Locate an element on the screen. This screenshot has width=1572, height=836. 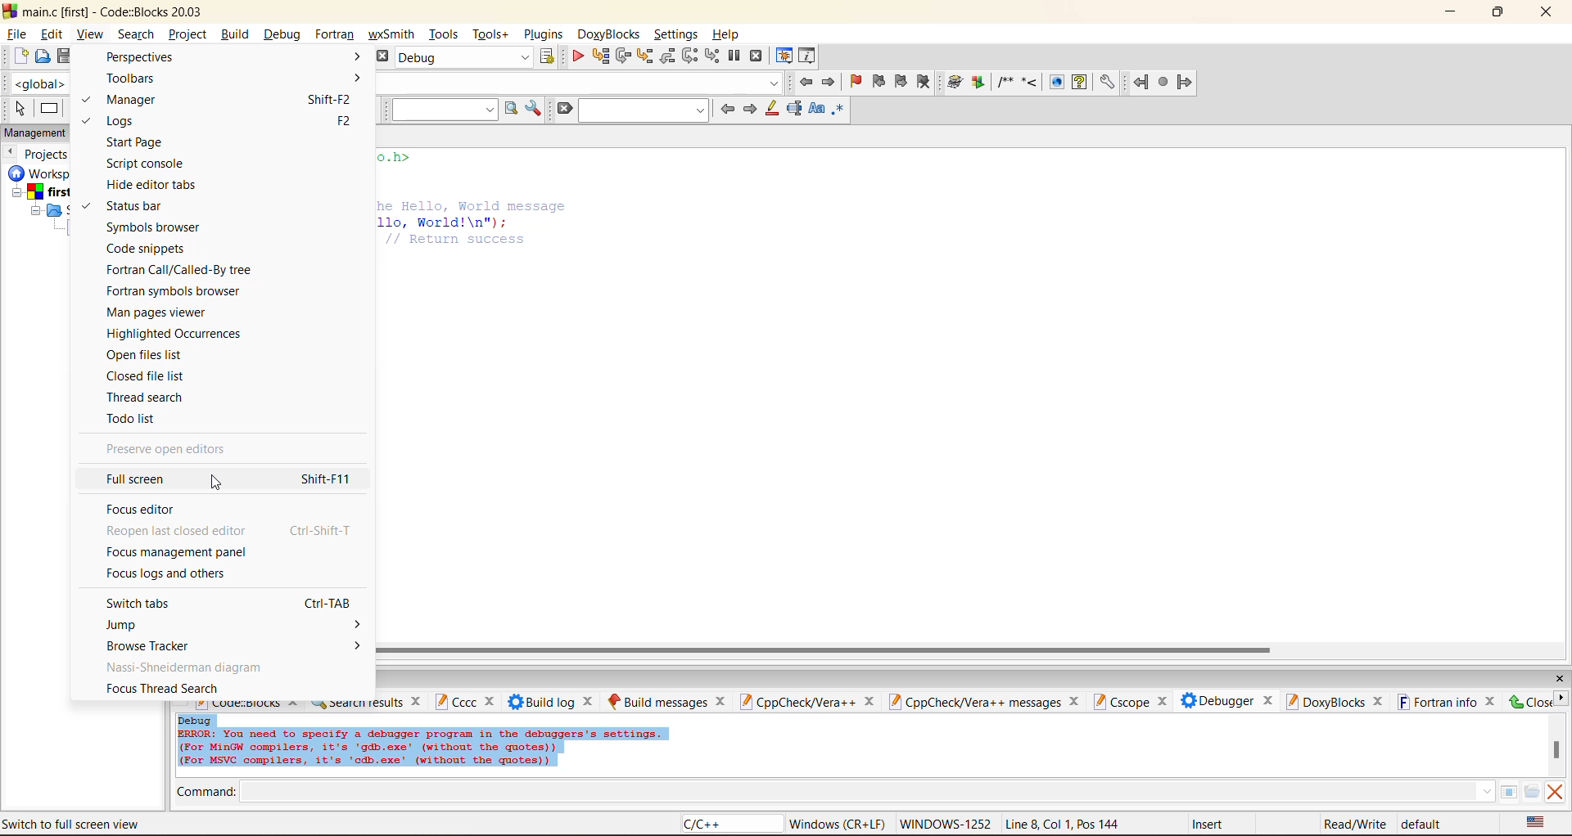
fortran info is located at coordinates (1439, 702).